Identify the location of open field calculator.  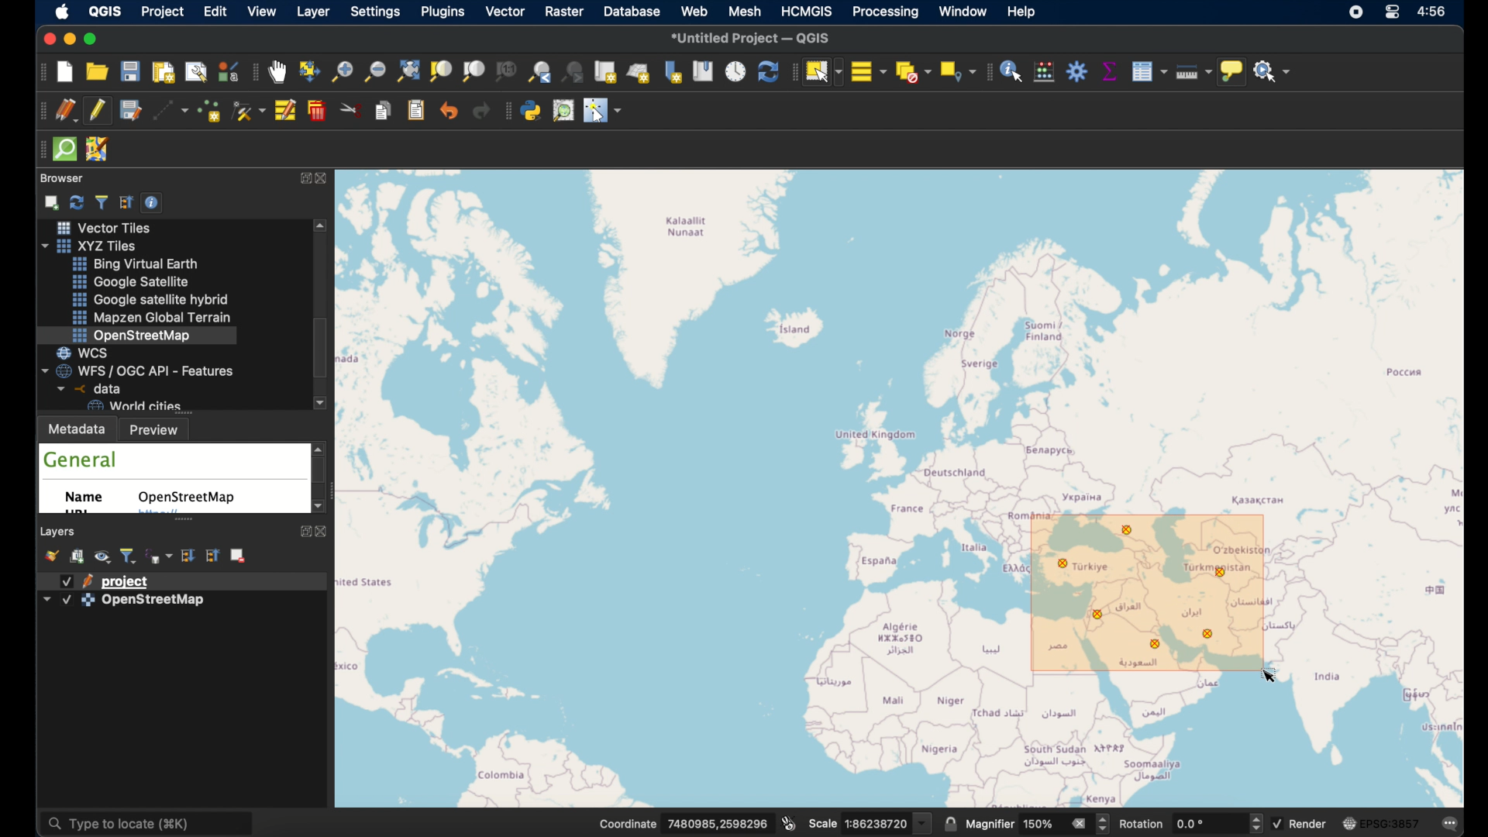
(1045, 71).